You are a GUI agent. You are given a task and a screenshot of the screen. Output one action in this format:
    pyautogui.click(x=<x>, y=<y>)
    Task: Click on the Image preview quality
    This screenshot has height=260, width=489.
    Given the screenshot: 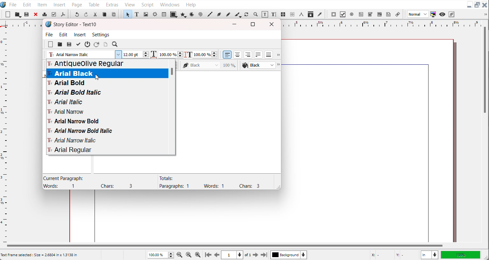 What is the action you would take?
    pyautogui.click(x=418, y=14)
    